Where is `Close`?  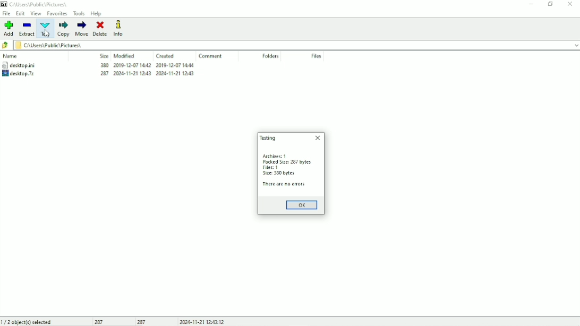
Close is located at coordinates (318, 138).